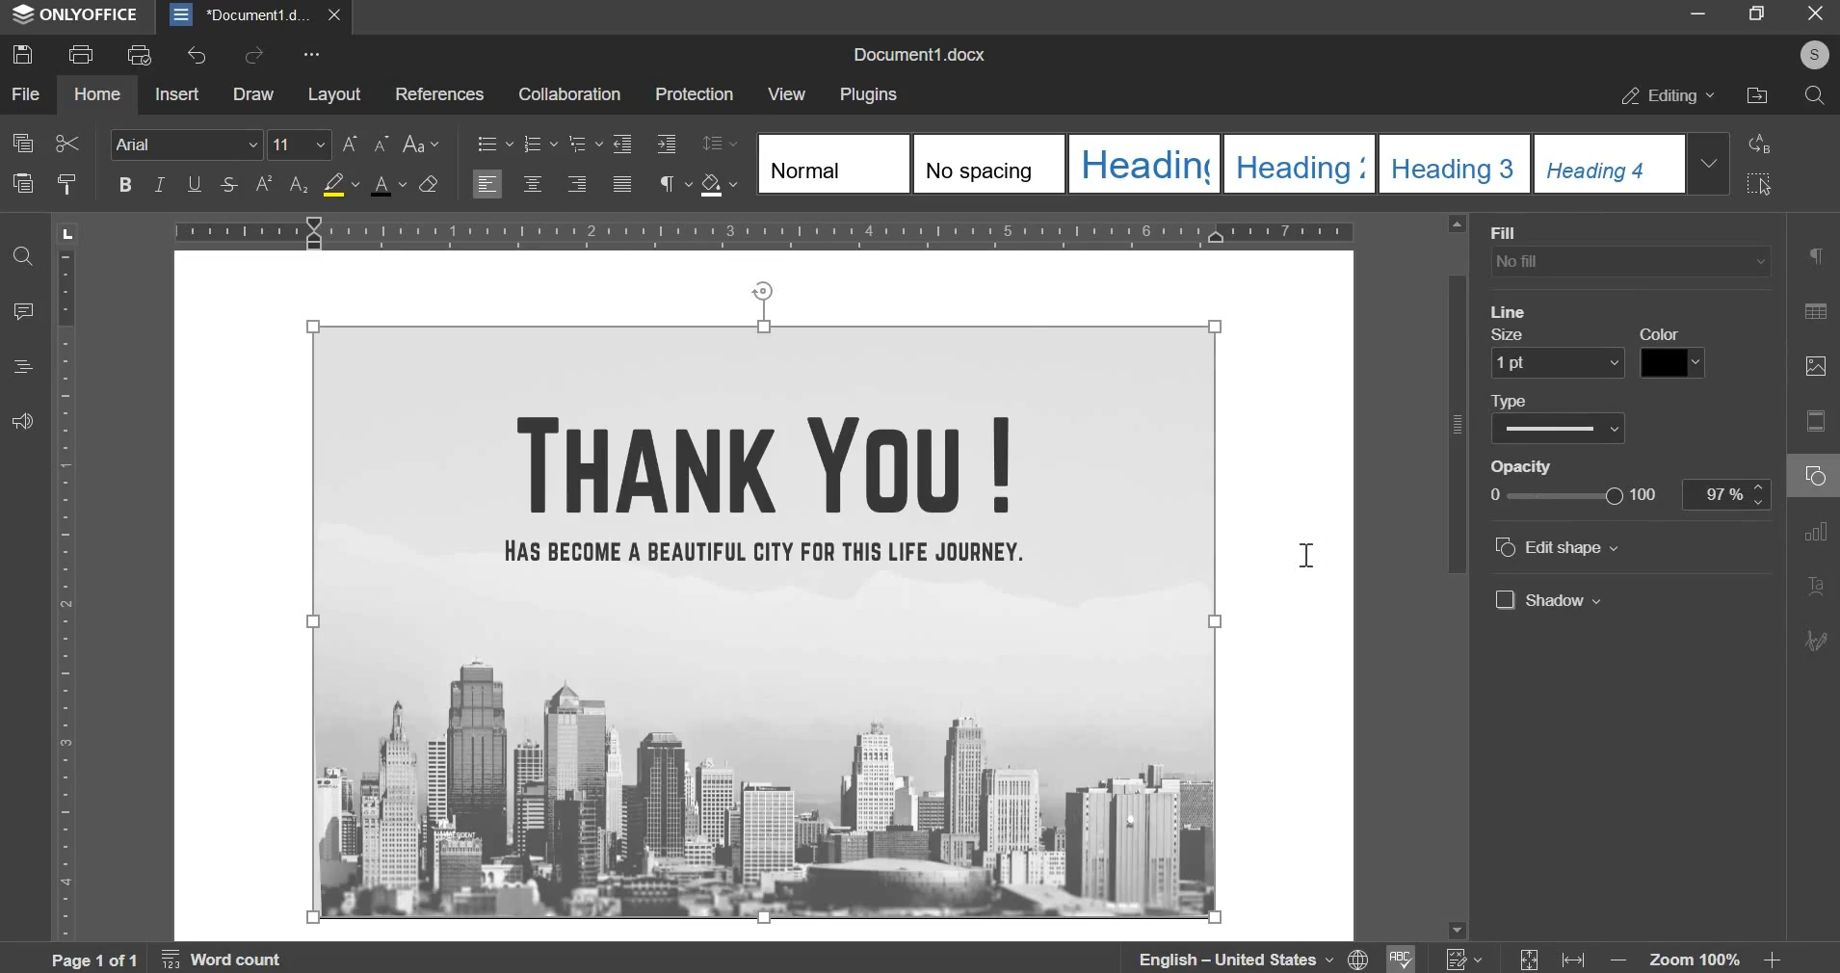 The width and height of the screenshot is (1840, 973). What do you see at coordinates (342, 183) in the screenshot?
I see `fill color` at bounding box center [342, 183].